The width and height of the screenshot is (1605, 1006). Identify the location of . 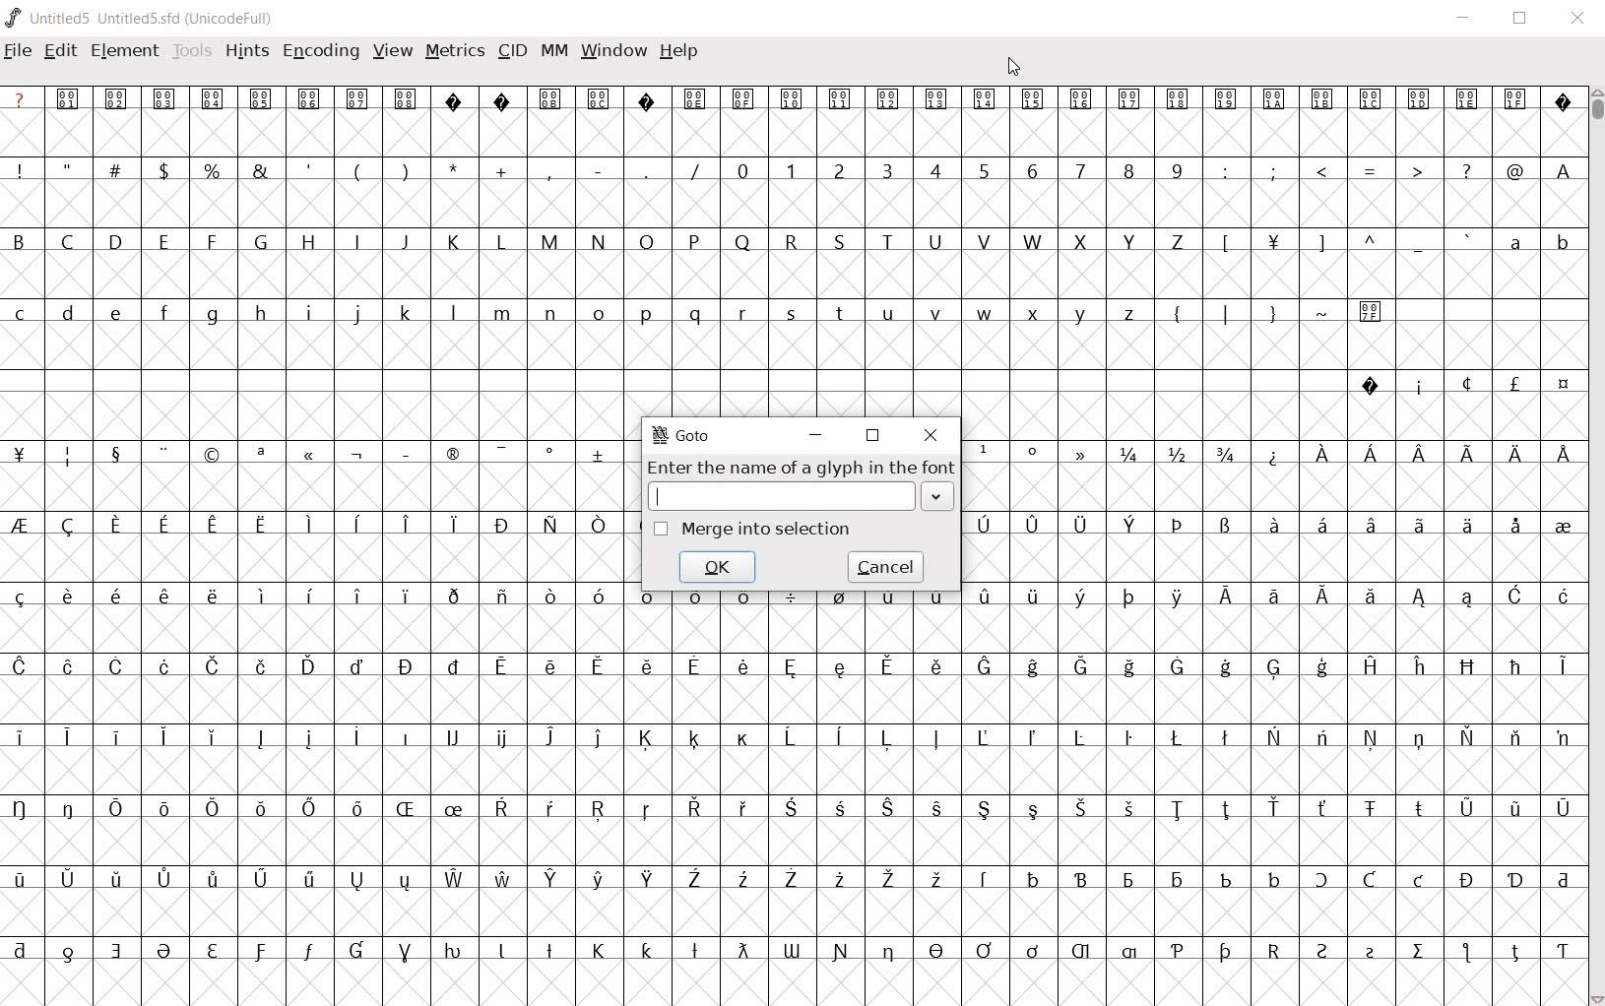
(116, 315).